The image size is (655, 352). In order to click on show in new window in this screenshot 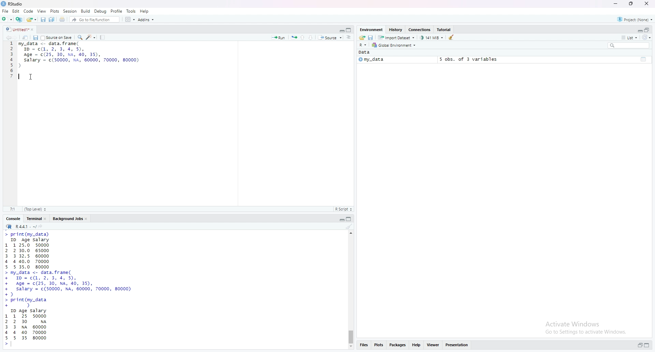, I will do `click(25, 38)`.